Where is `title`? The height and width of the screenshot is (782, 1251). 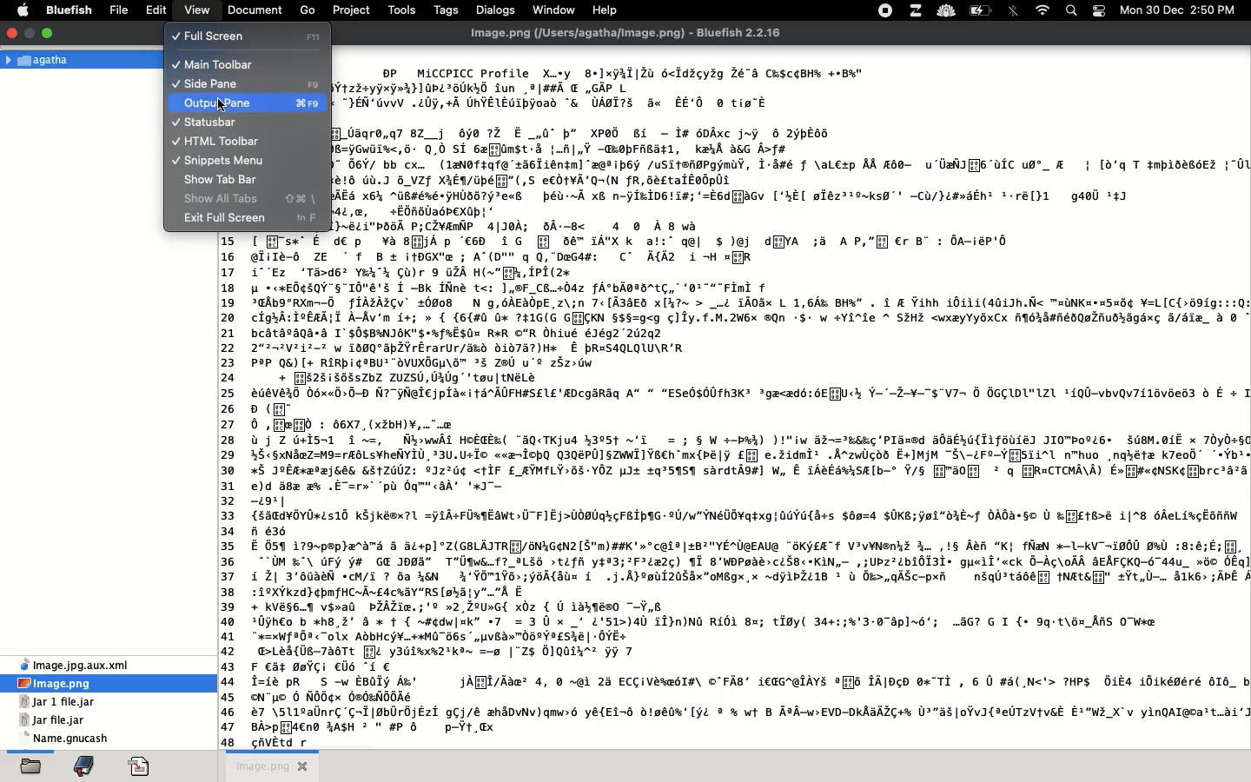 title is located at coordinates (631, 35).